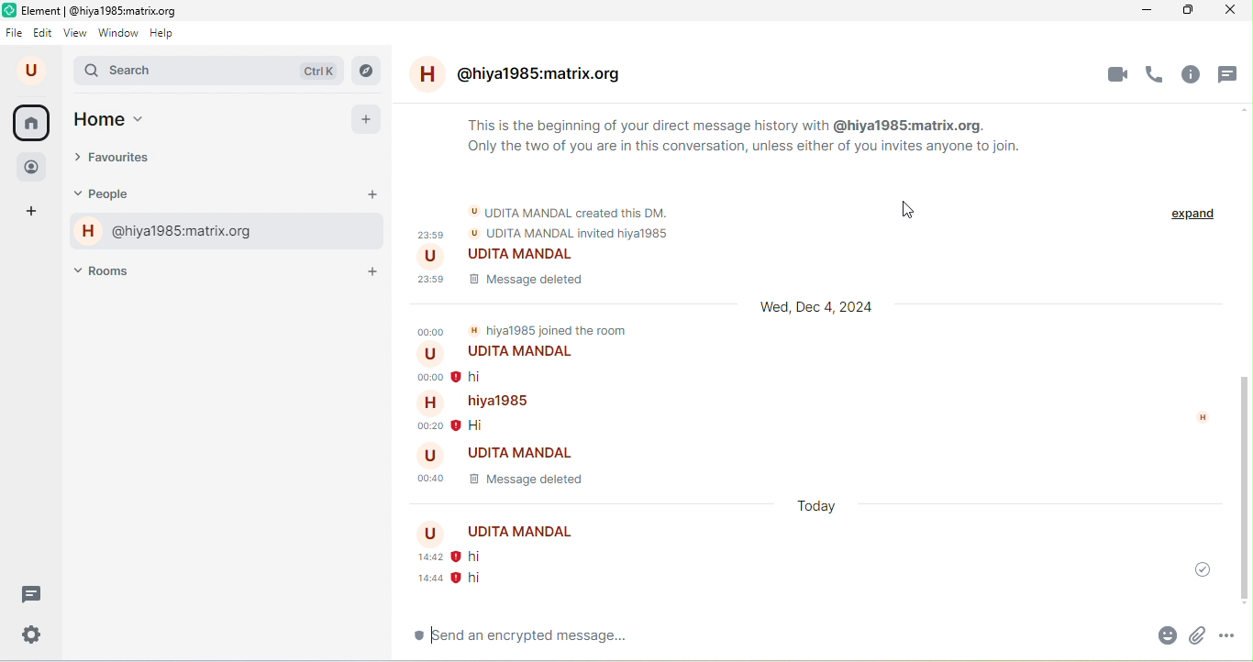  I want to click on more option, so click(1235, 636).